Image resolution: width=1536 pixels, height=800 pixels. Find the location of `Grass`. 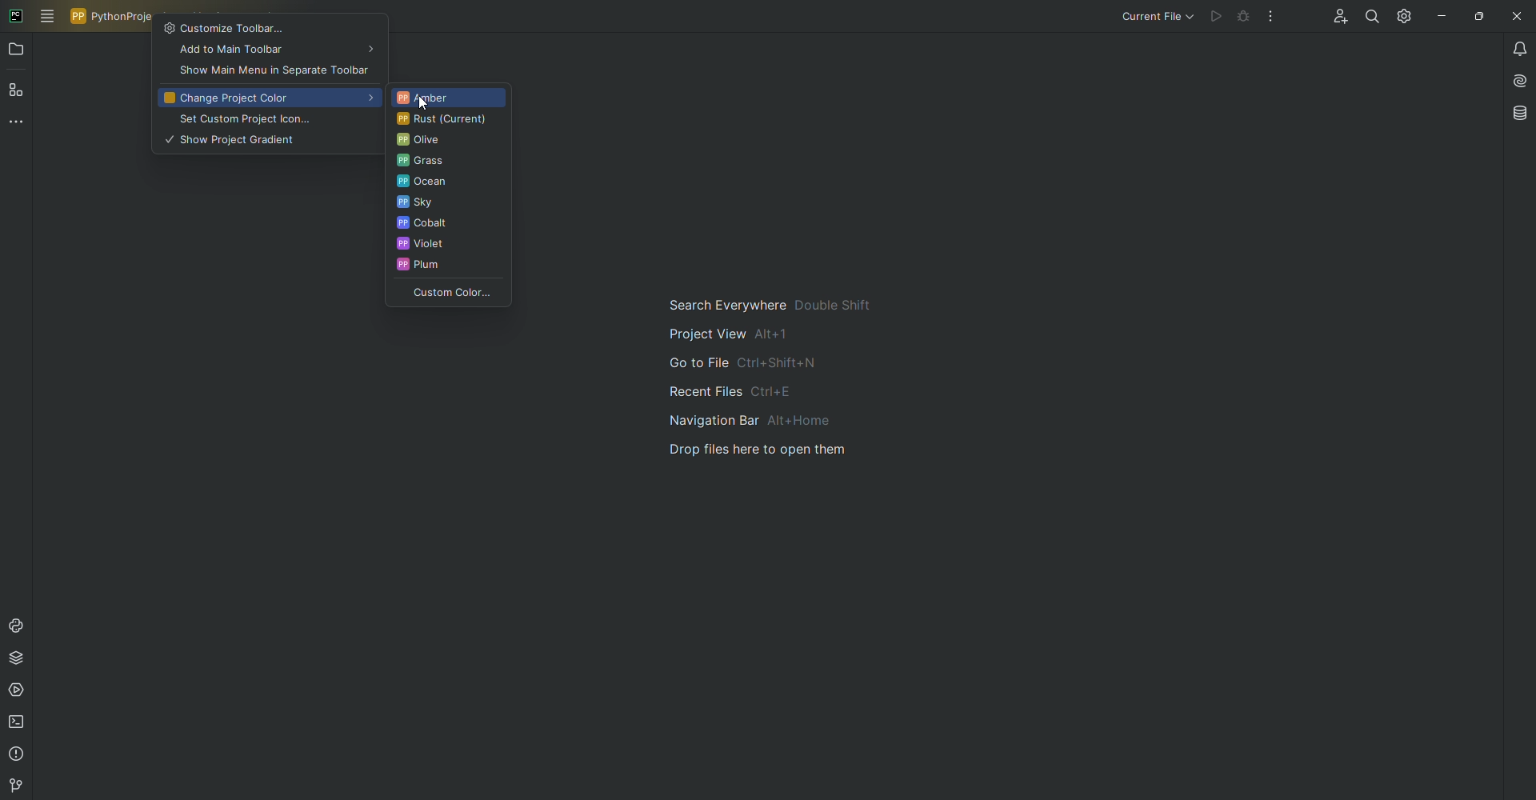

Grass is located at coordinates (448, 162).